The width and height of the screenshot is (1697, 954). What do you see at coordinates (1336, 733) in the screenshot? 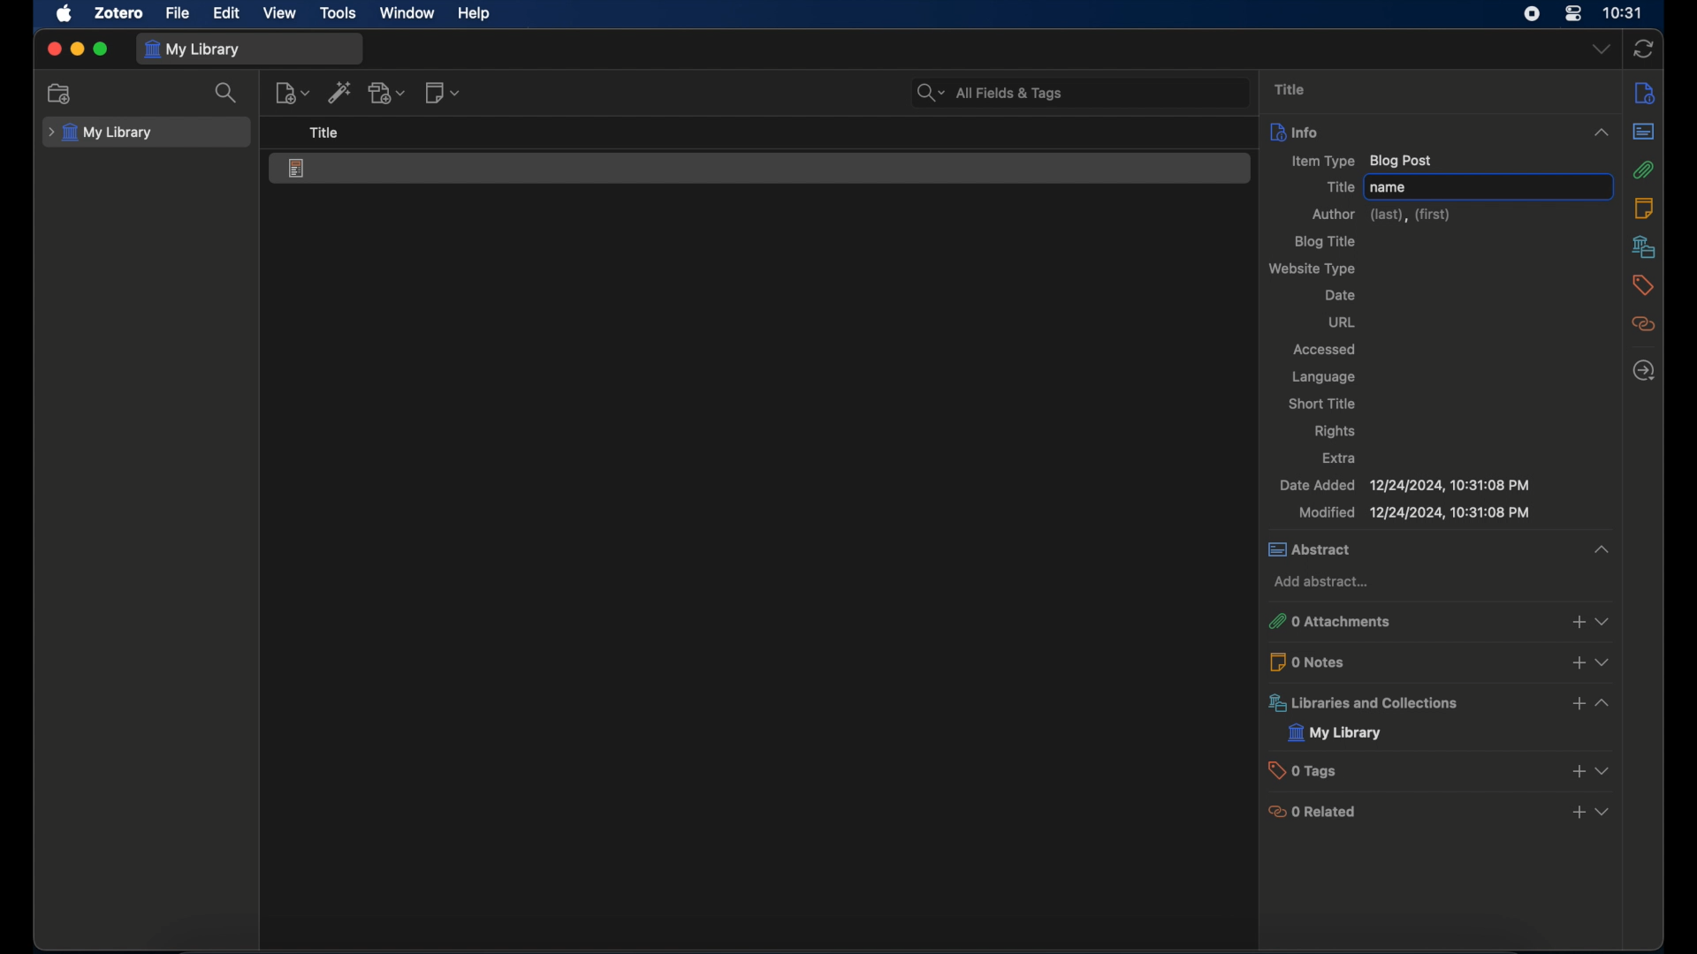
I see `my library` at bounding box center [1336, 733].